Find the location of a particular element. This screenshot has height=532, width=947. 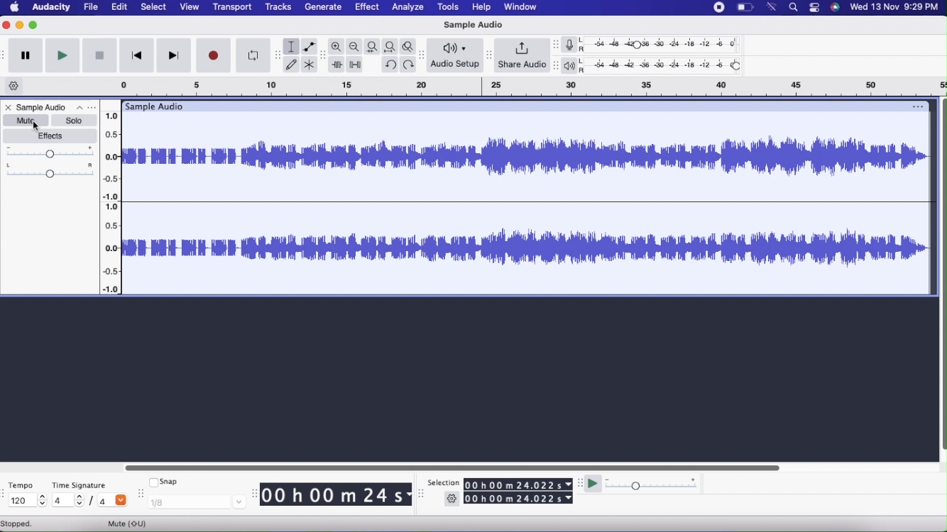

1/8 is located at coordinates (195, 504).